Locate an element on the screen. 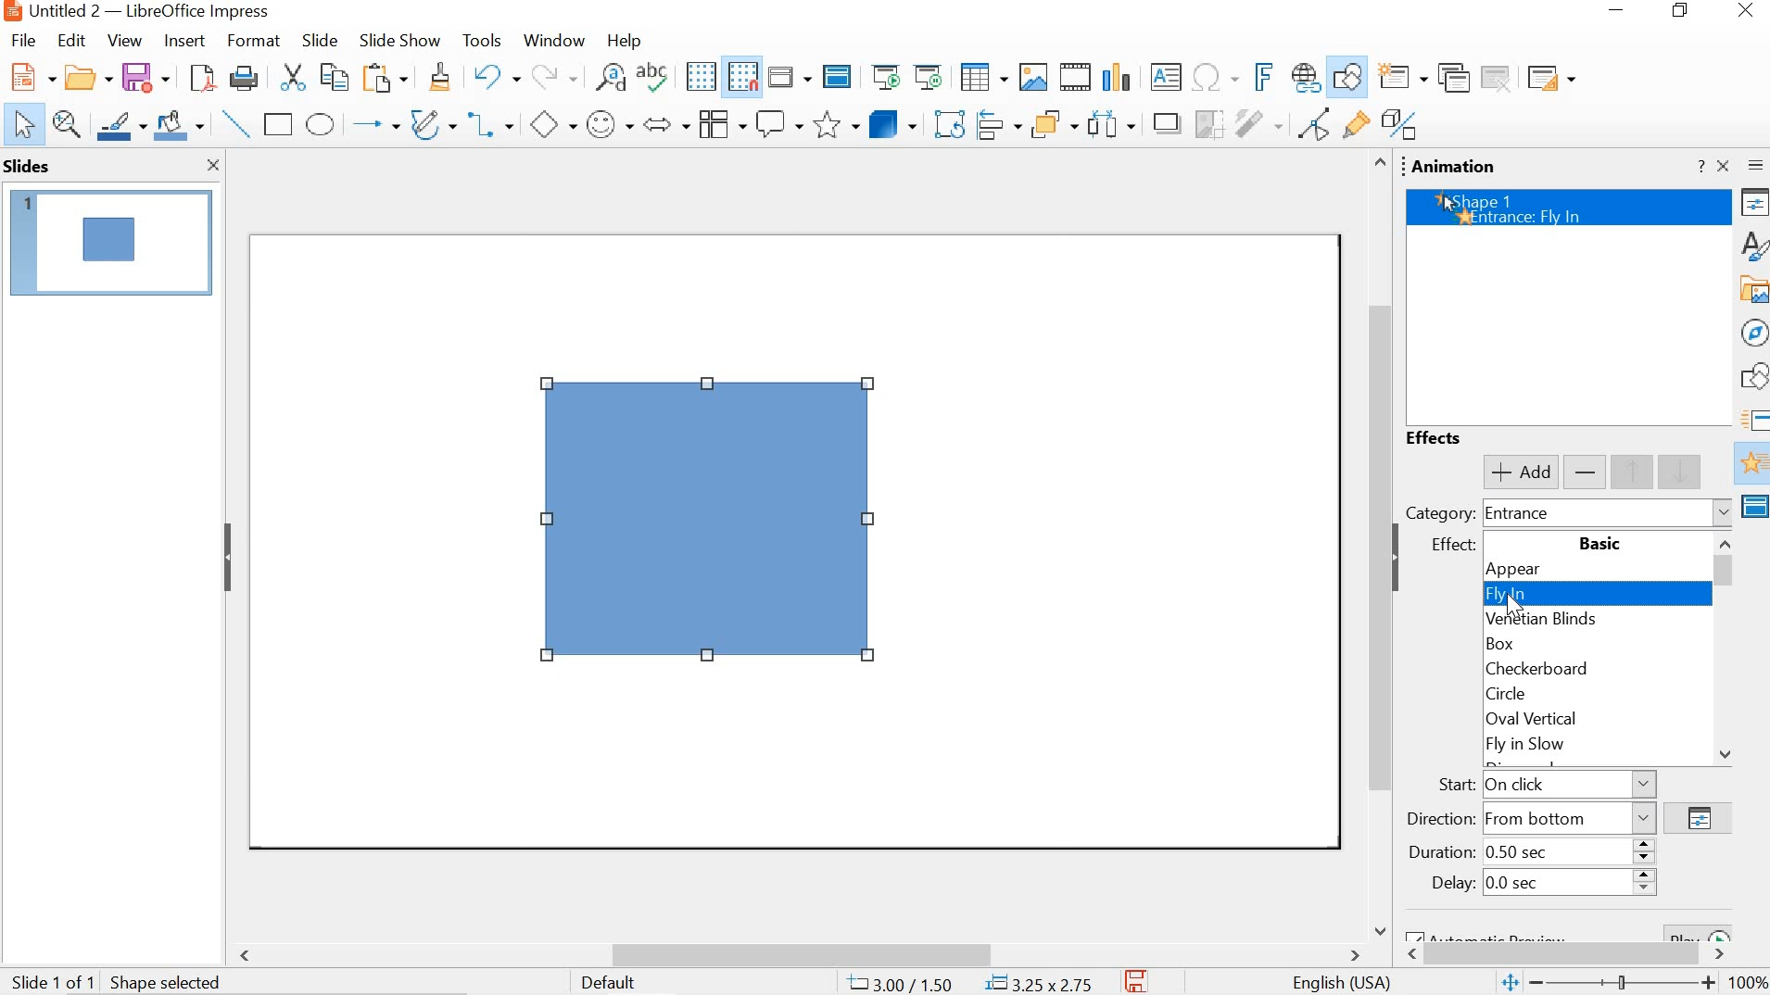 This screenshot has height=995, width=1770. open is located at coordinates (30, 75).